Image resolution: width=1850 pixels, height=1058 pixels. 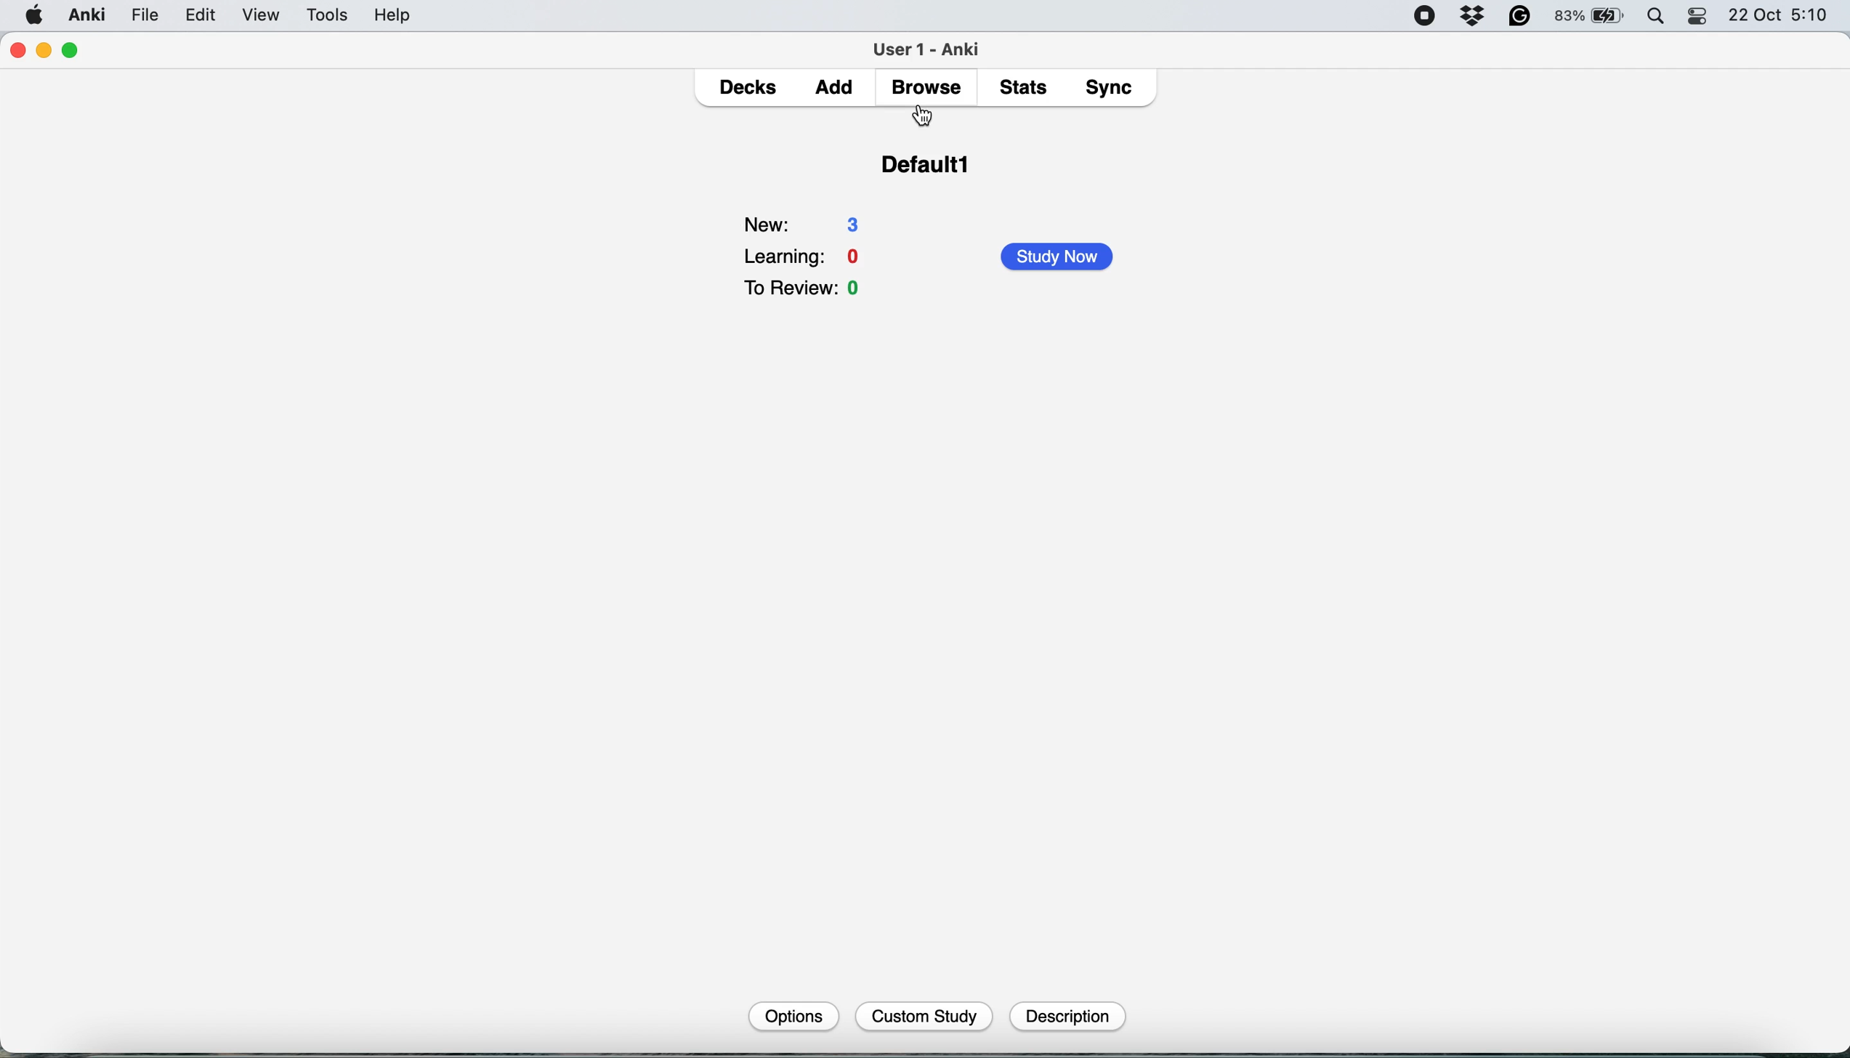 What do you see at coordinates (265, 17) in the screenshot?
I see `view` at bounding box center [265, 17].